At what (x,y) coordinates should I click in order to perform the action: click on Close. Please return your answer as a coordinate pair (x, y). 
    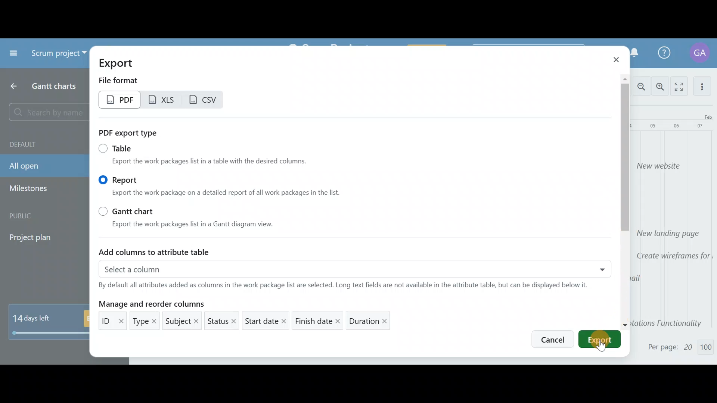
    Looking at the image, I should click on (614, 60).